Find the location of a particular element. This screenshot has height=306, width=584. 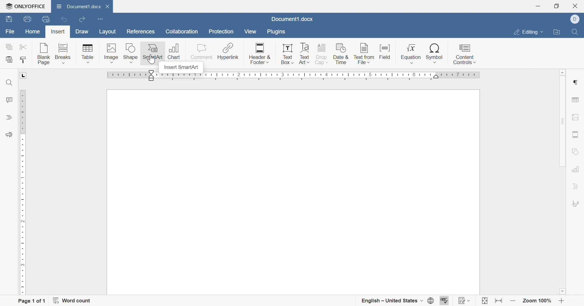

Word count is located at coordinates (72, 301).